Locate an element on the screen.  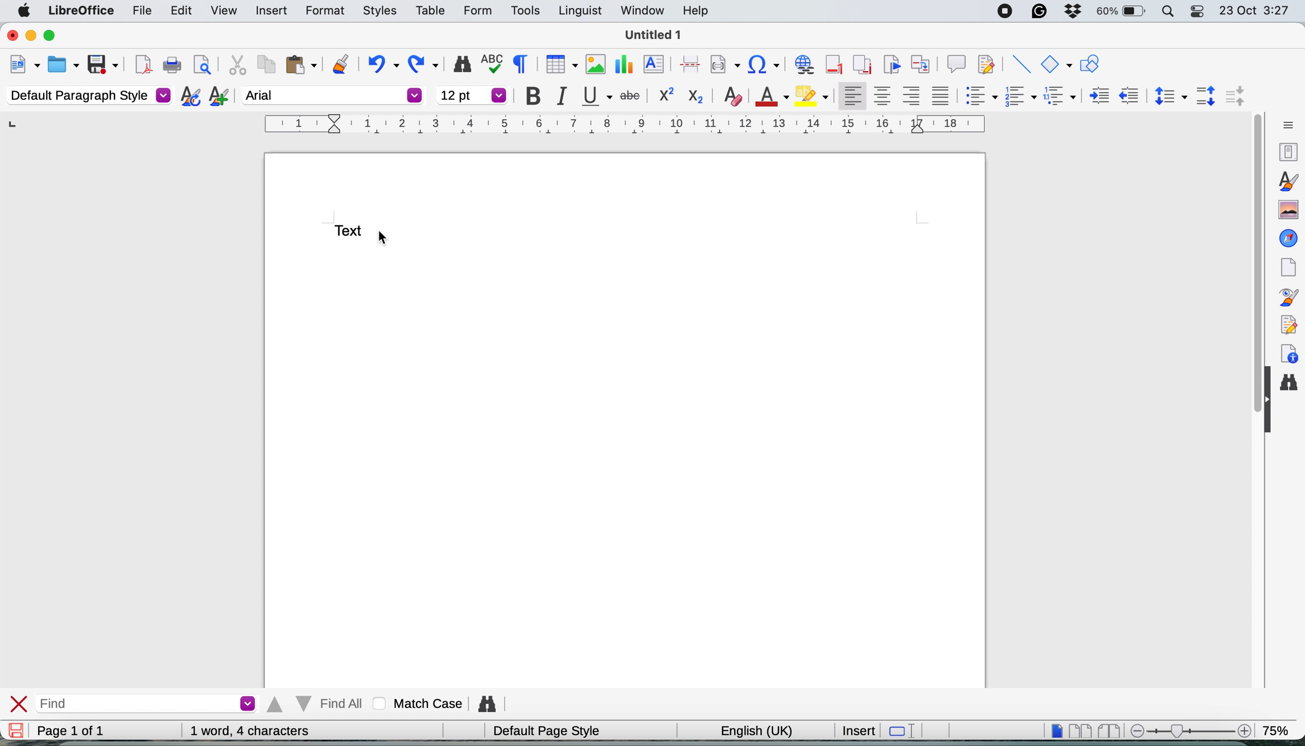
sub script is located at coordinates (697, 95).